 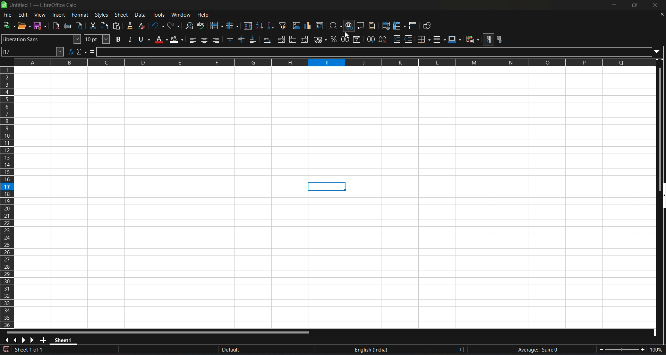 What do you see at coordinates (44, 5) in the screenshot?
I see `title` at bounding box center [44, 5].